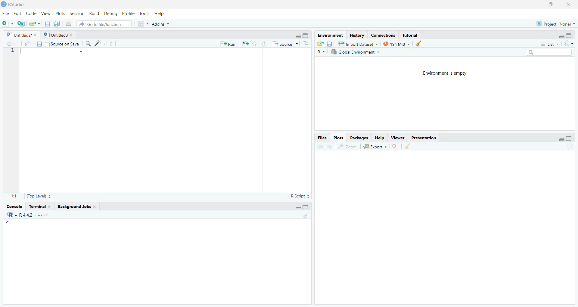  I want to click on Cleaner objects, so click(421, 44).